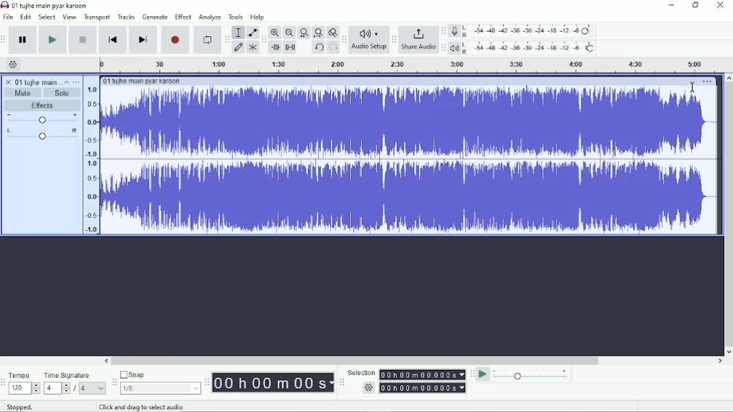 The image size is (733, 412). What do you see at coordinates (13, 64) in the screenshot?
I see `Timeline options` at bounding box center [13, 64].